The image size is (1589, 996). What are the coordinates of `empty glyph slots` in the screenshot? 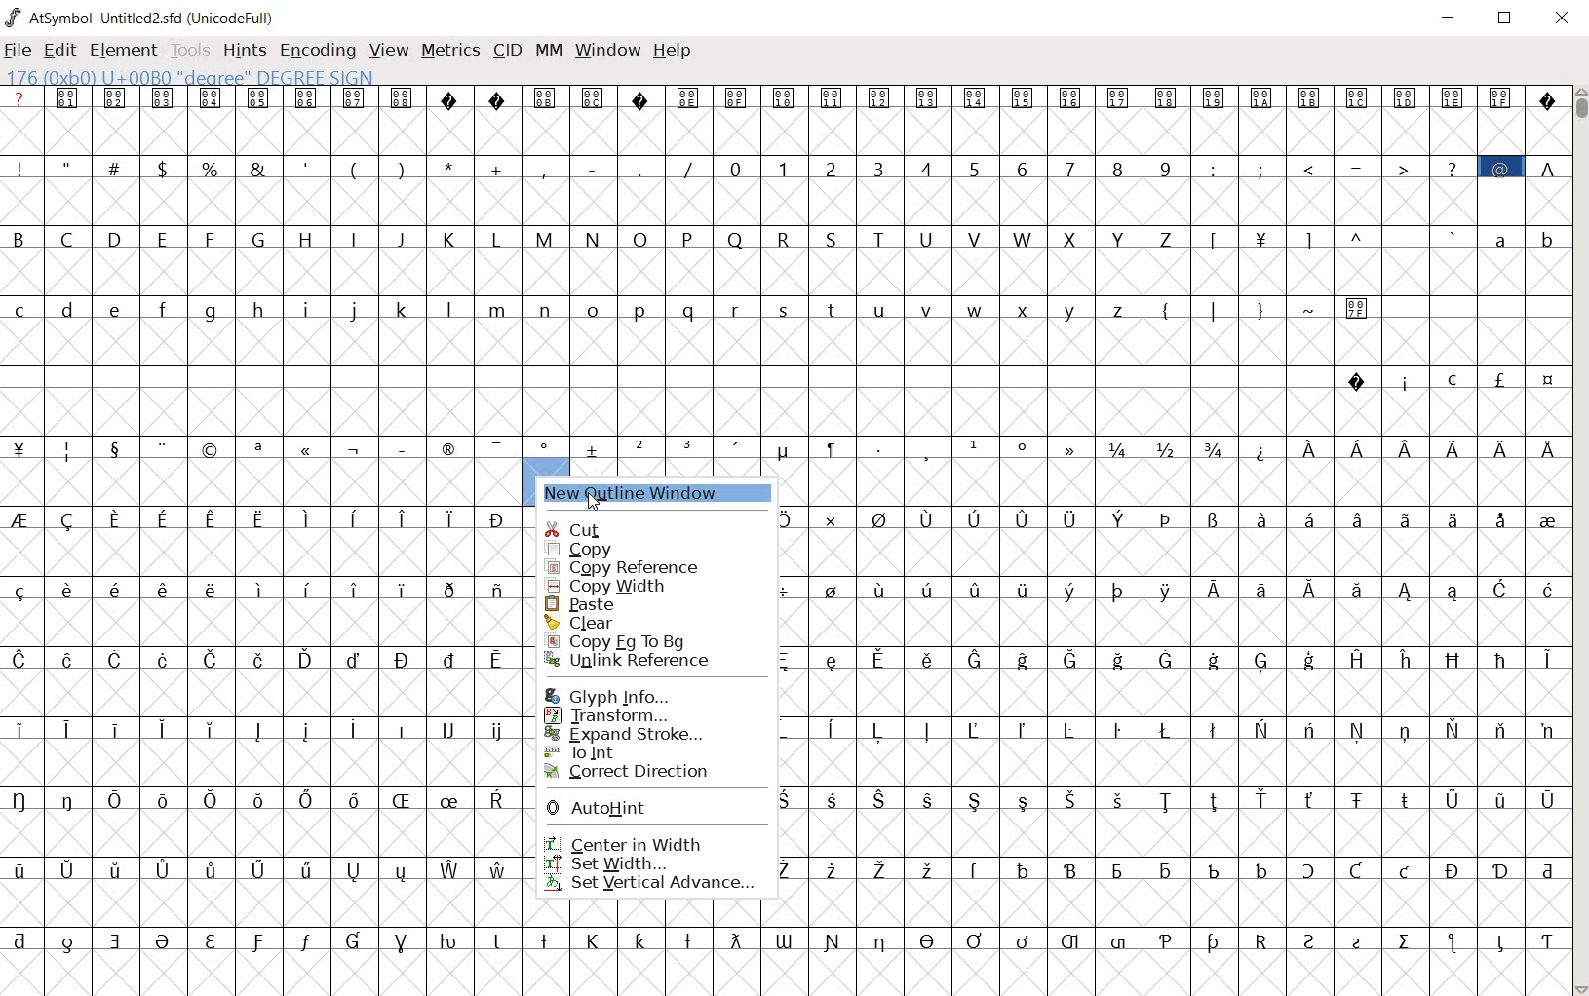 It's located at (259, 550).